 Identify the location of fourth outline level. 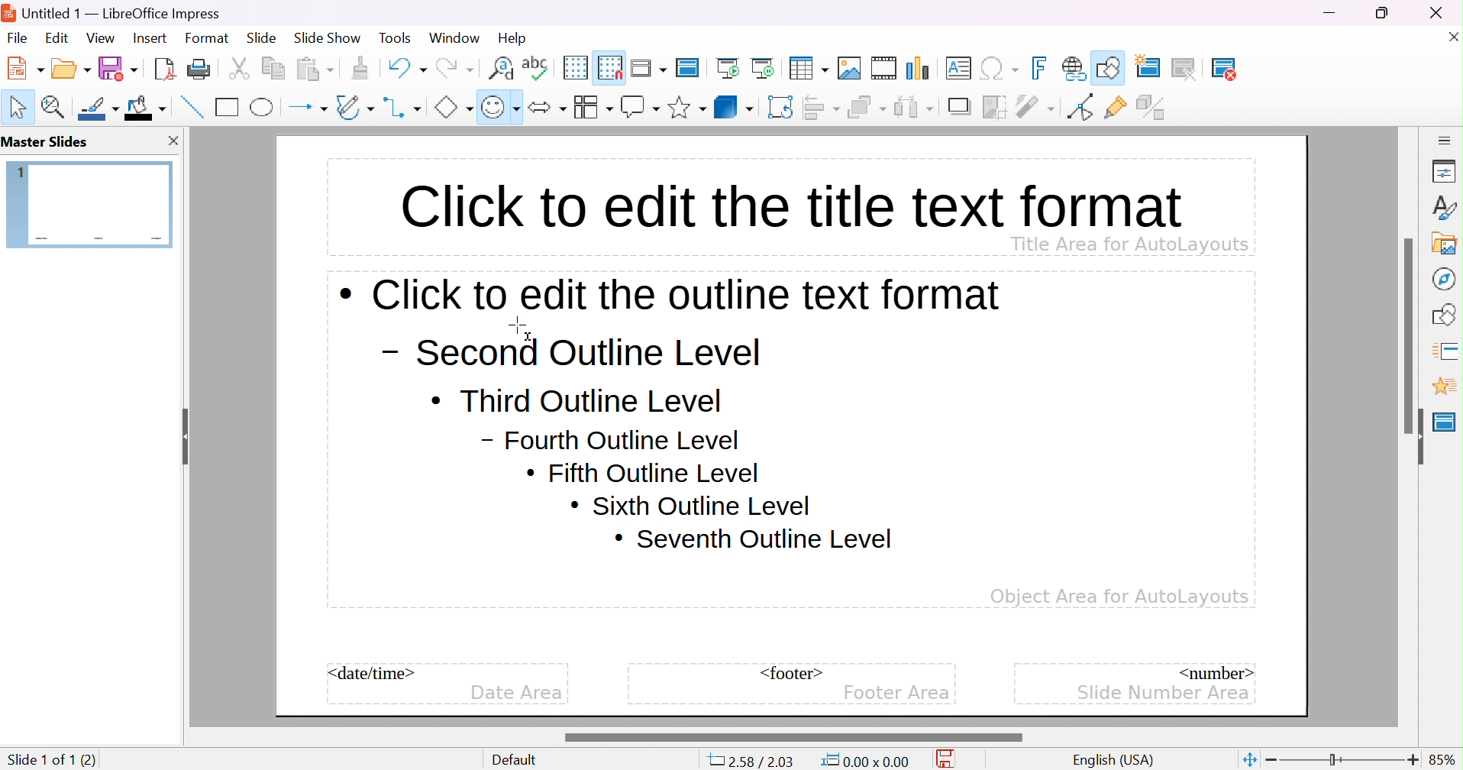
(611, 439).